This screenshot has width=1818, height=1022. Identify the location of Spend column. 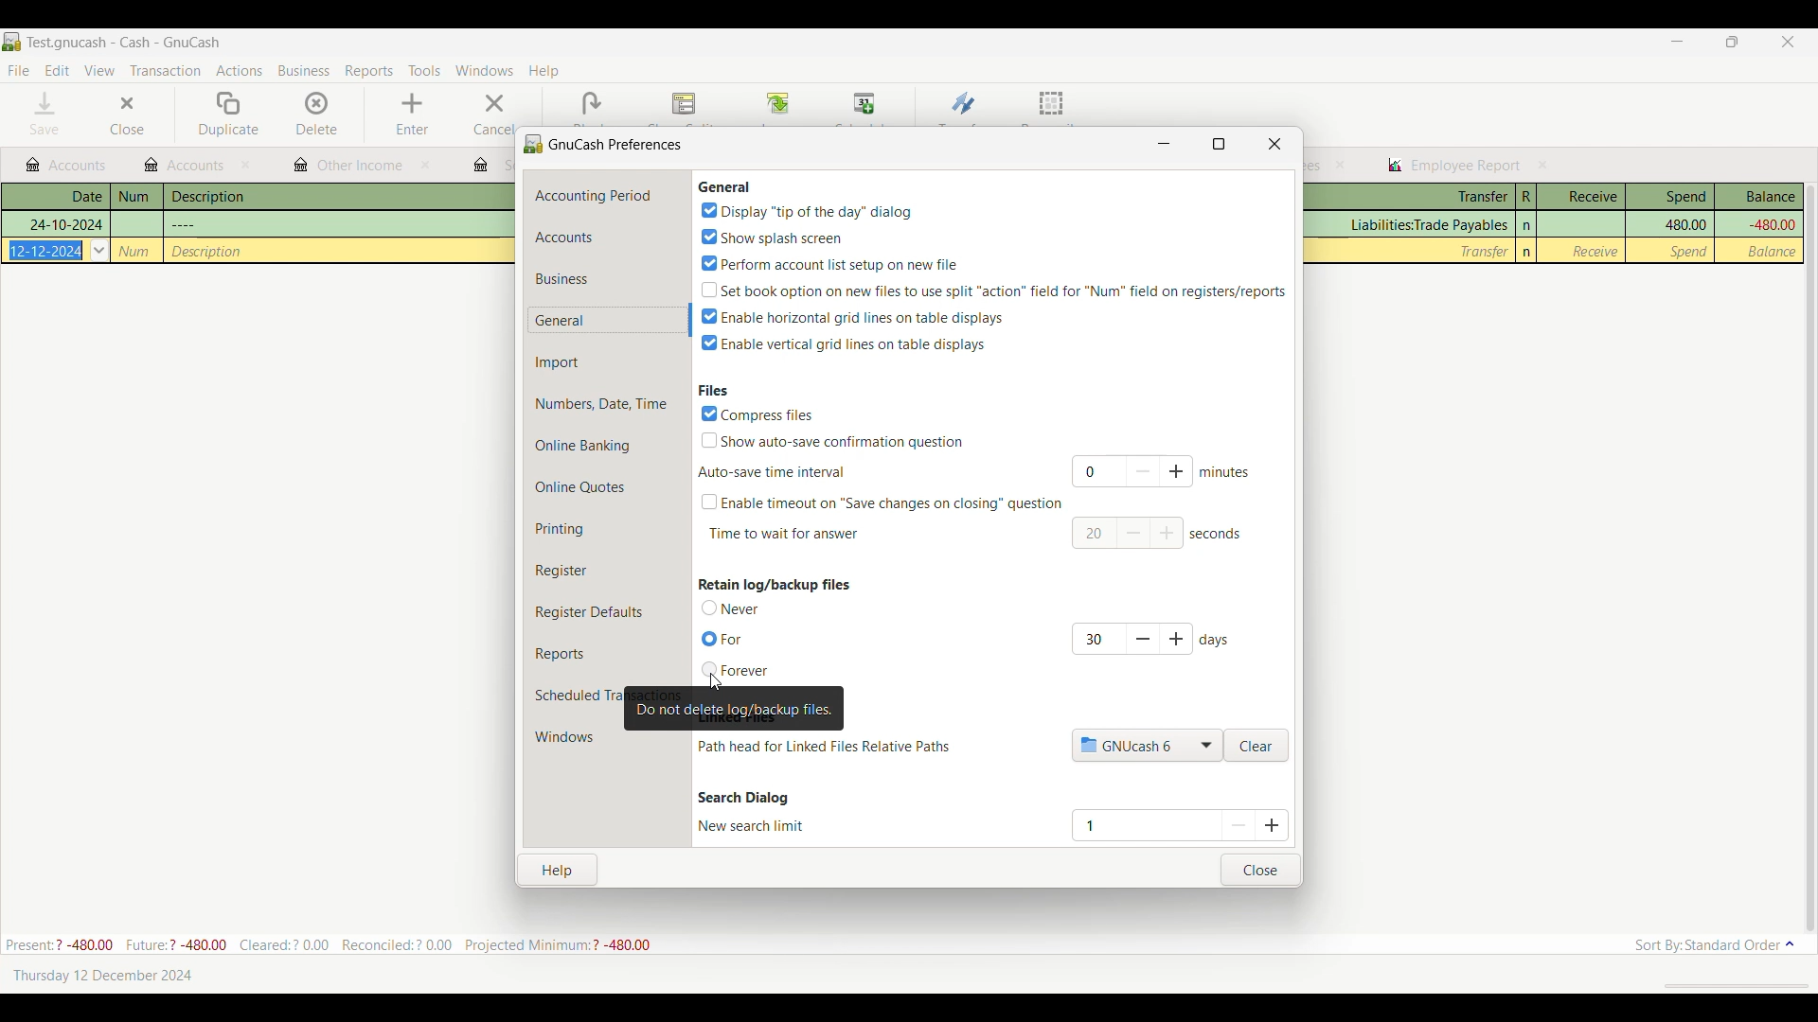
(1690, 251).